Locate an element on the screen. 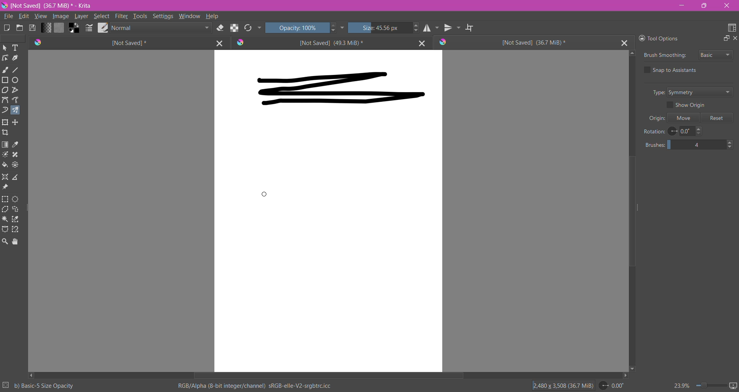  Window is located at coordinates (190, 16).